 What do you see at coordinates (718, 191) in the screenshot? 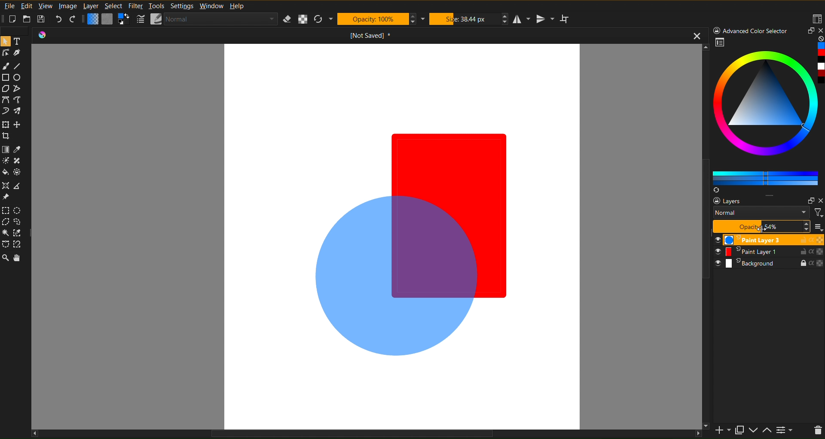
I see `syns` at bounding box center [718, 191].